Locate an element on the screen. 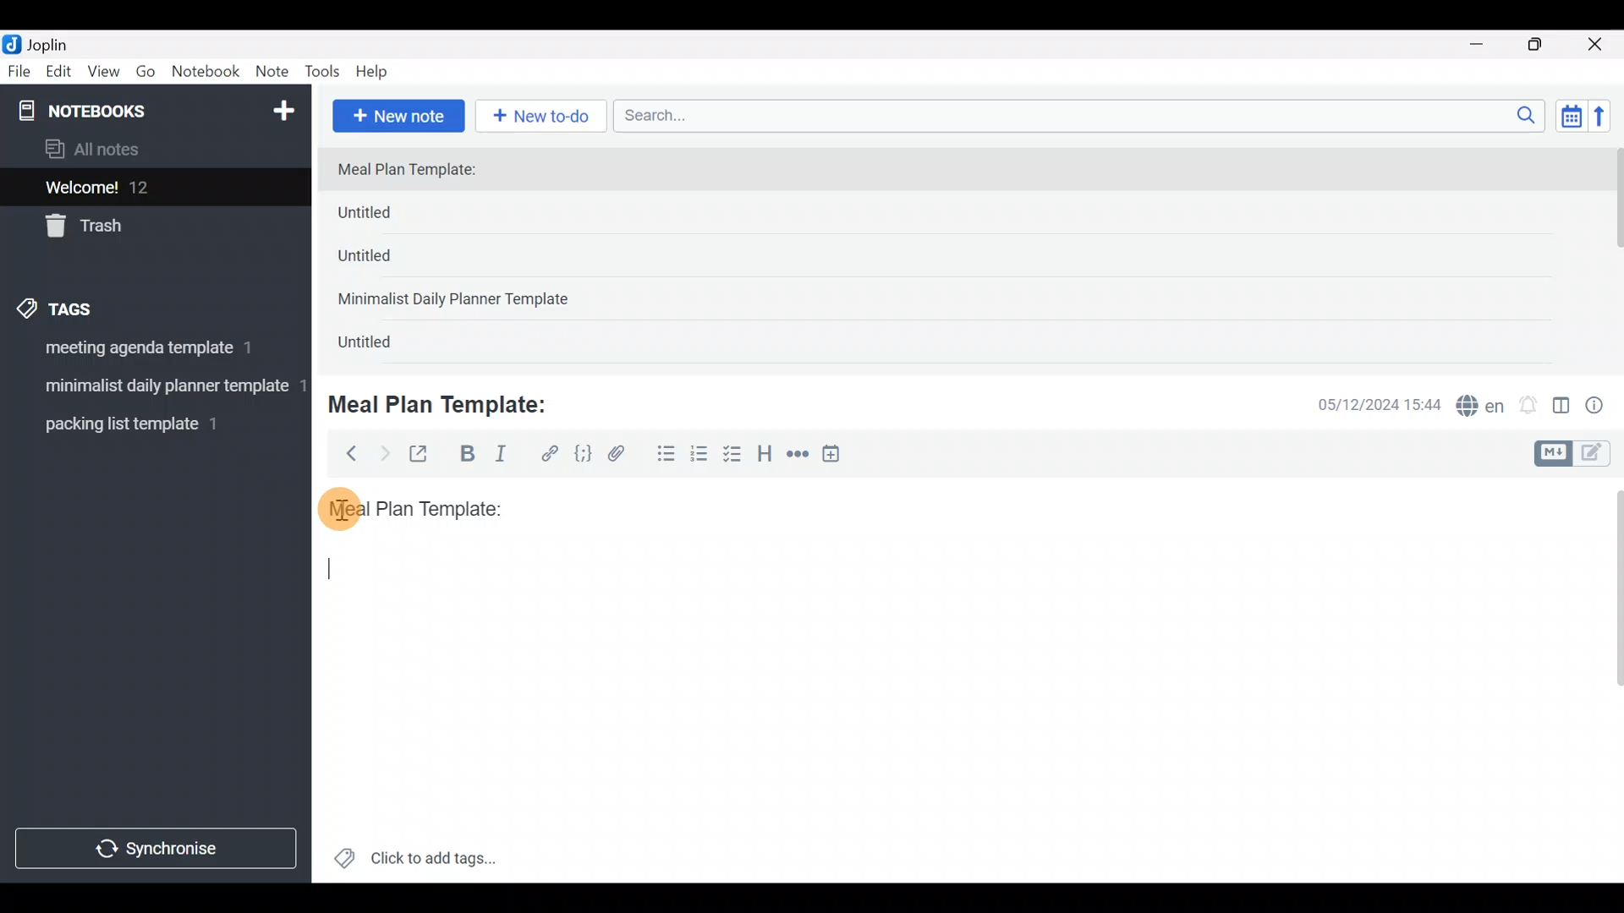  Search bar is located at coordinates (1084, 113).